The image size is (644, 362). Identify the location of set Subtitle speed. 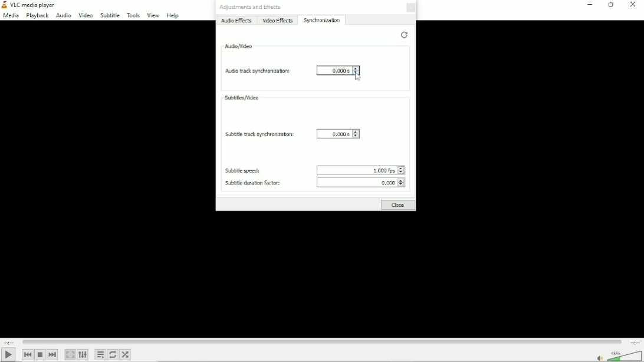
(357, 170).